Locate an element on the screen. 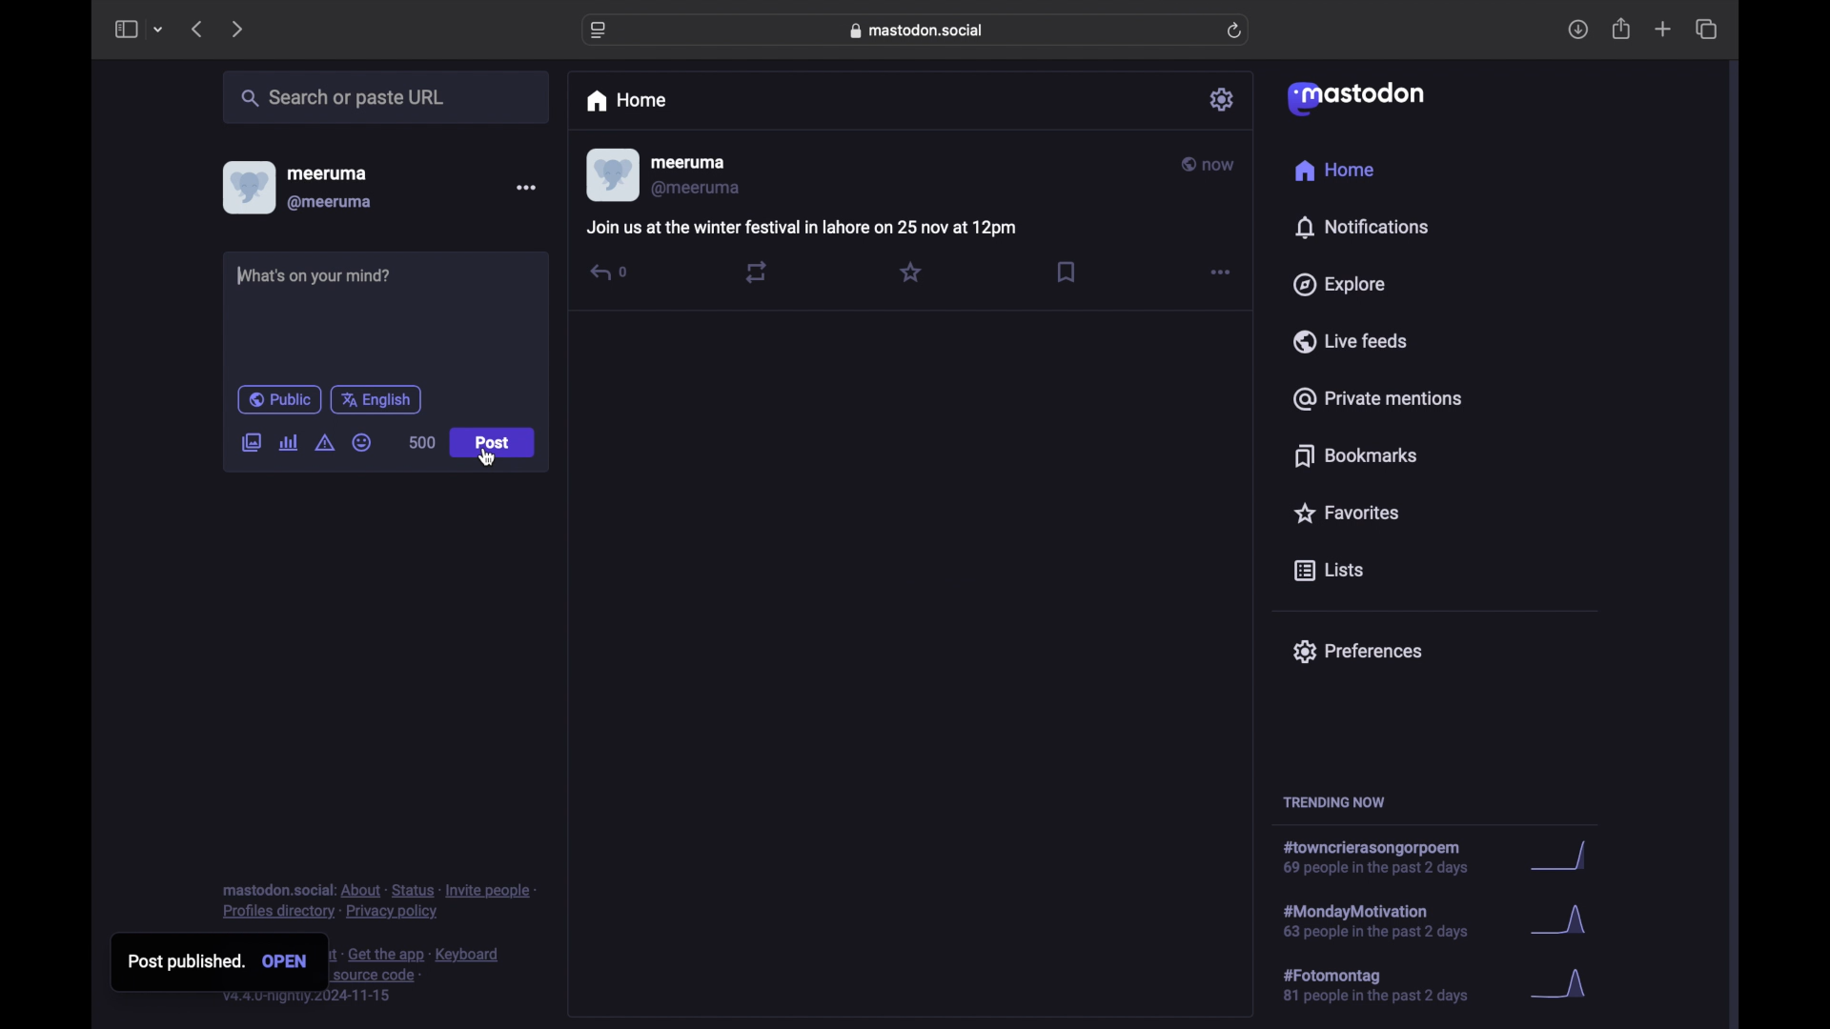 The image size is (1830, 1029). @meeruma is located at coordinates (330, 203).